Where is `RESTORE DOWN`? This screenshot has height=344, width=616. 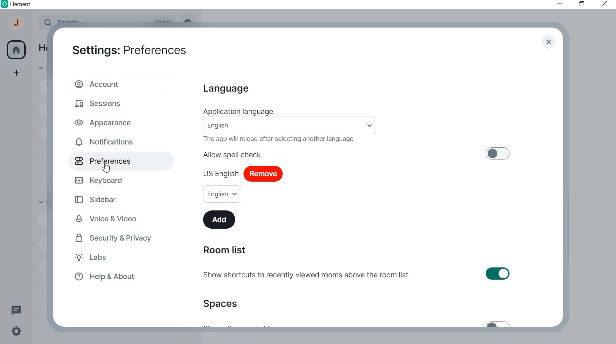
RESTORE DOWN is located at coordinates (581, 4).